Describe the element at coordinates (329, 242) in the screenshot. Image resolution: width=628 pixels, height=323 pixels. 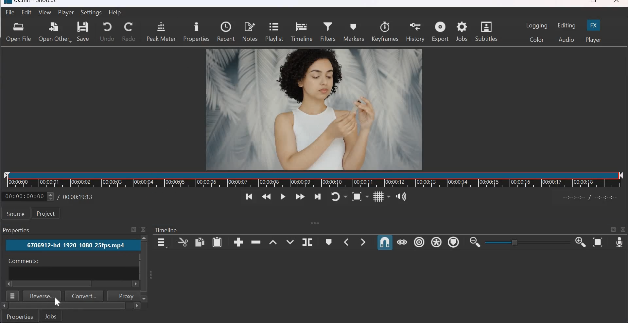
I see `Create/edit marker` at that location.